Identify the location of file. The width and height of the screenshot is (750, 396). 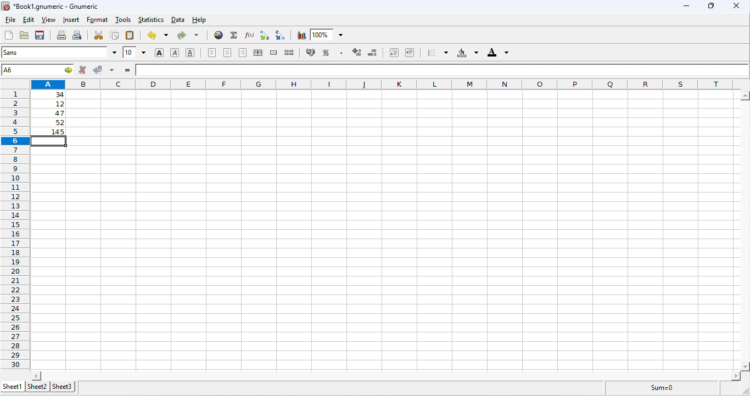
(10, 20).